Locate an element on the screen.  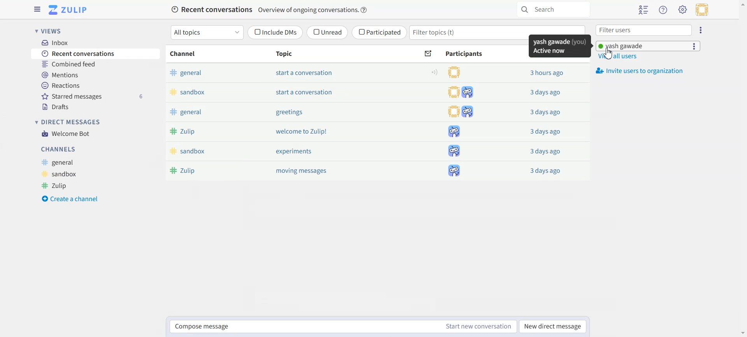
Inbox is located at coordinates (62, 43).